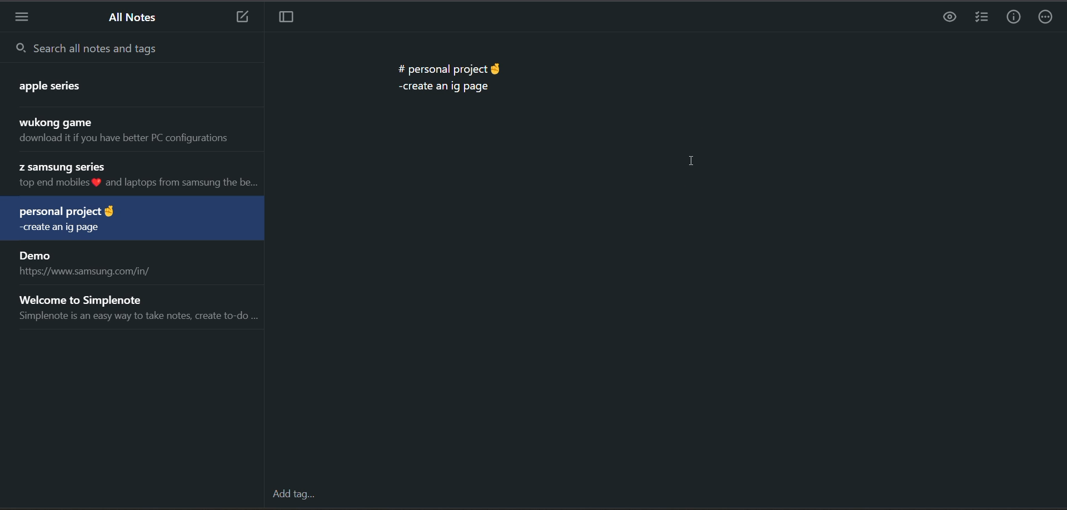 The width and height of the screenshot is (1067, 510). What do you see at coordinates (136, 308) in the screenshot?
I see `note title and preview sorted in reverse chronological order` at bounding box center [136, 308].